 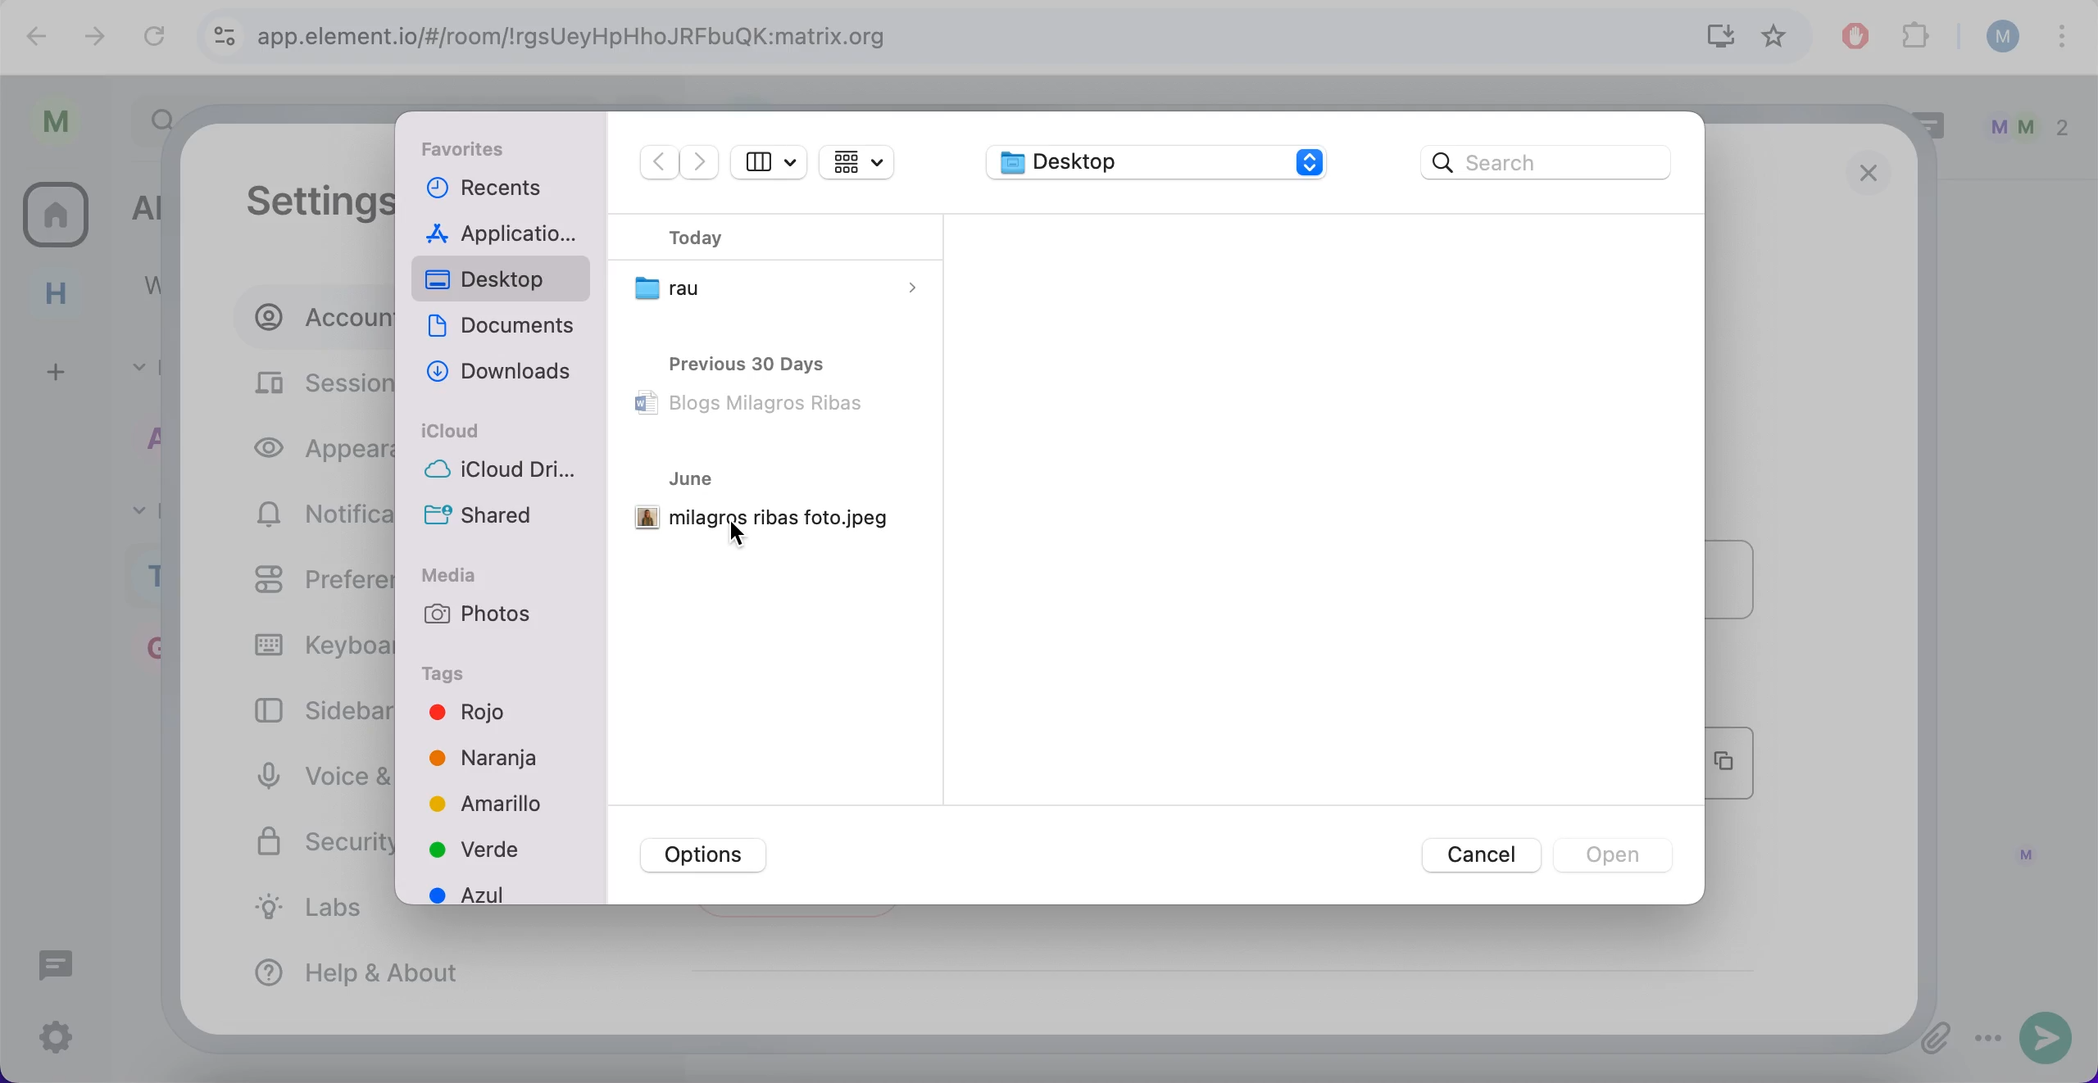 What do you see at coordinates (1919, 39) in the screenshot?
I see `extensions` at bounding box center [1919, 39].